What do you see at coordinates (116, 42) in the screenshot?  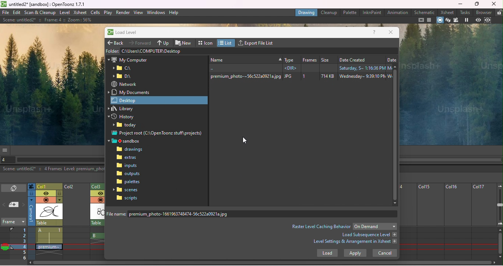 I see `Back` at bounding box center [116, 42].